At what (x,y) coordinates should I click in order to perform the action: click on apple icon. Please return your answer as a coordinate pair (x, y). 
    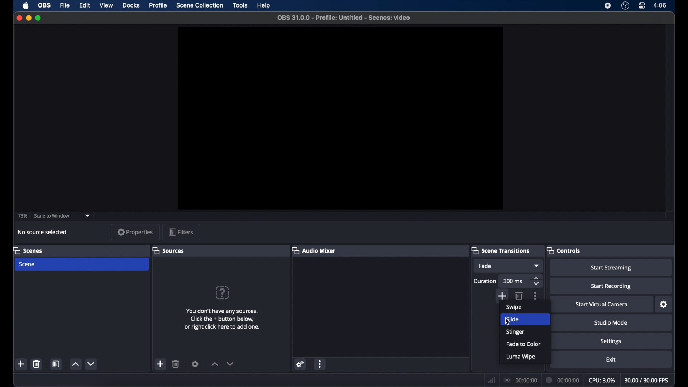
    Looking at the image, I should click on (26, 5).